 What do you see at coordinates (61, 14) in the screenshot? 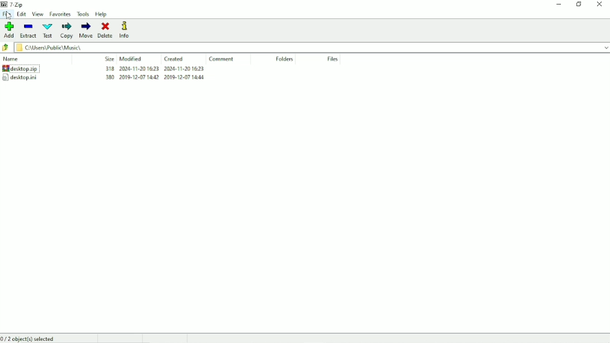
I see `Favorites` at bounding box center [61, 14].